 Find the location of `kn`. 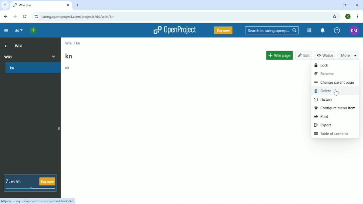

kn is located at coordinates (18, 69).